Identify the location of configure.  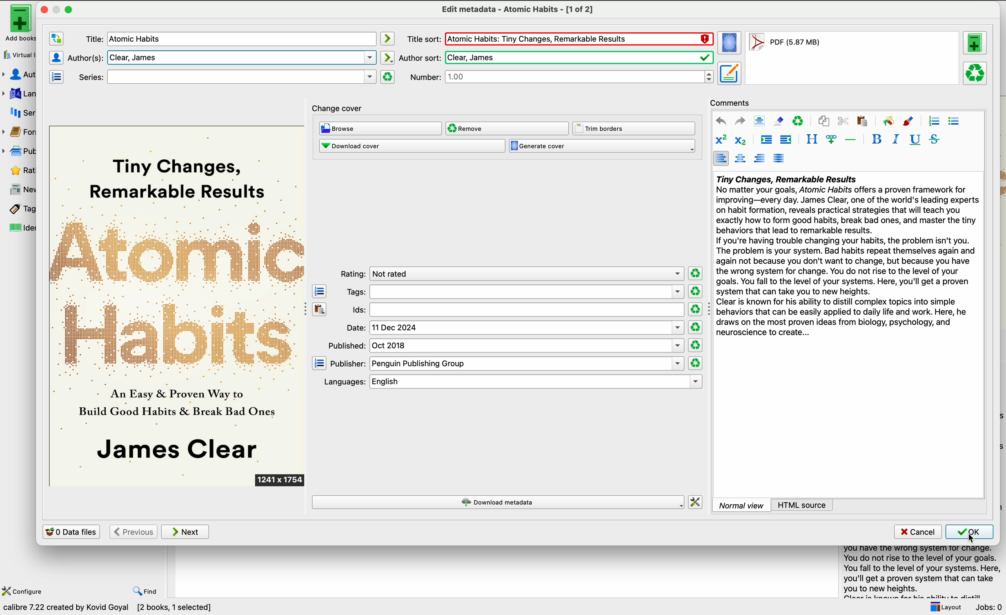
(24, 590).